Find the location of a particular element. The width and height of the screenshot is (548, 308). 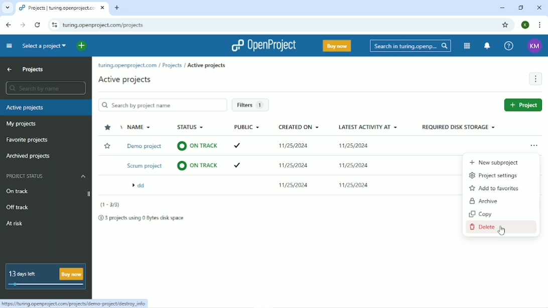

ticked is located at coordinates (236, 166).